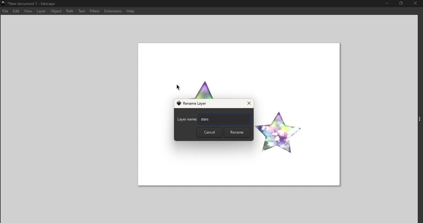 The height and width of the screenshot is (223, 423). I want to click on layers, so click(40, 11).